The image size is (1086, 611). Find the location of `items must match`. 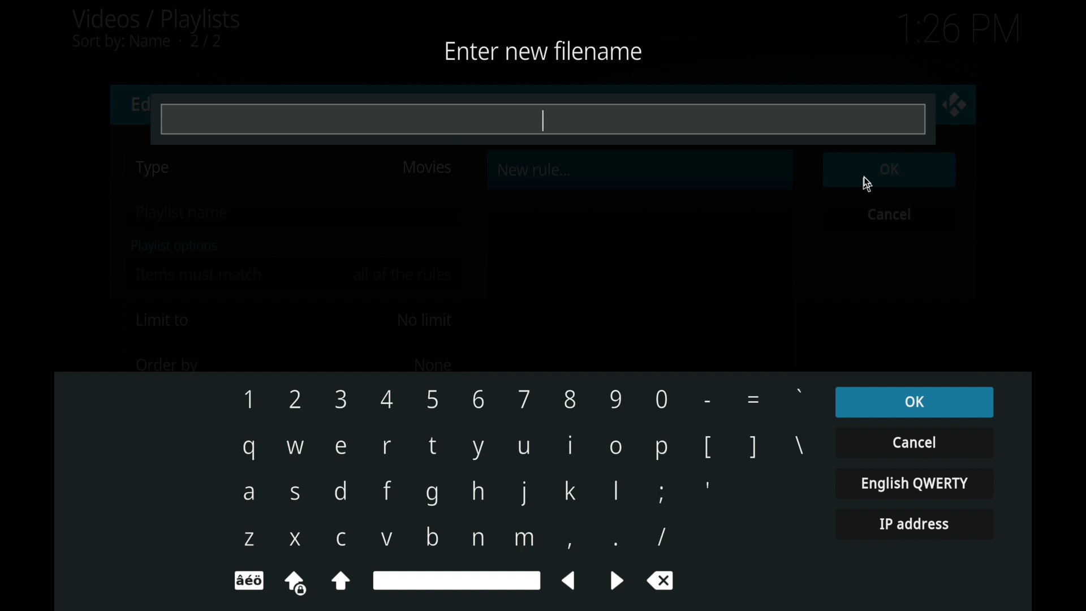

items must match is located at coordinates (200, 274).